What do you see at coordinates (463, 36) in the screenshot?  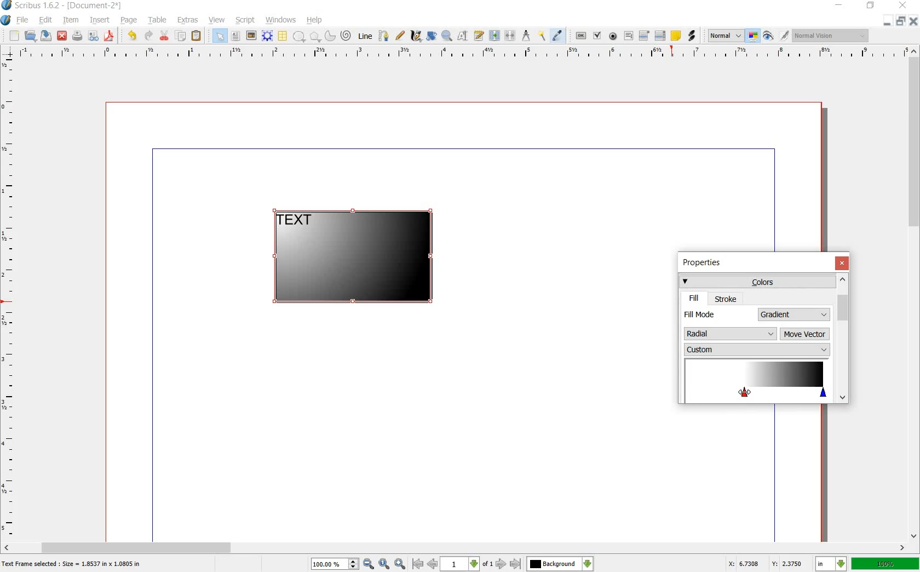 I see `edit contents of frame` at bounding box center [463, 36].